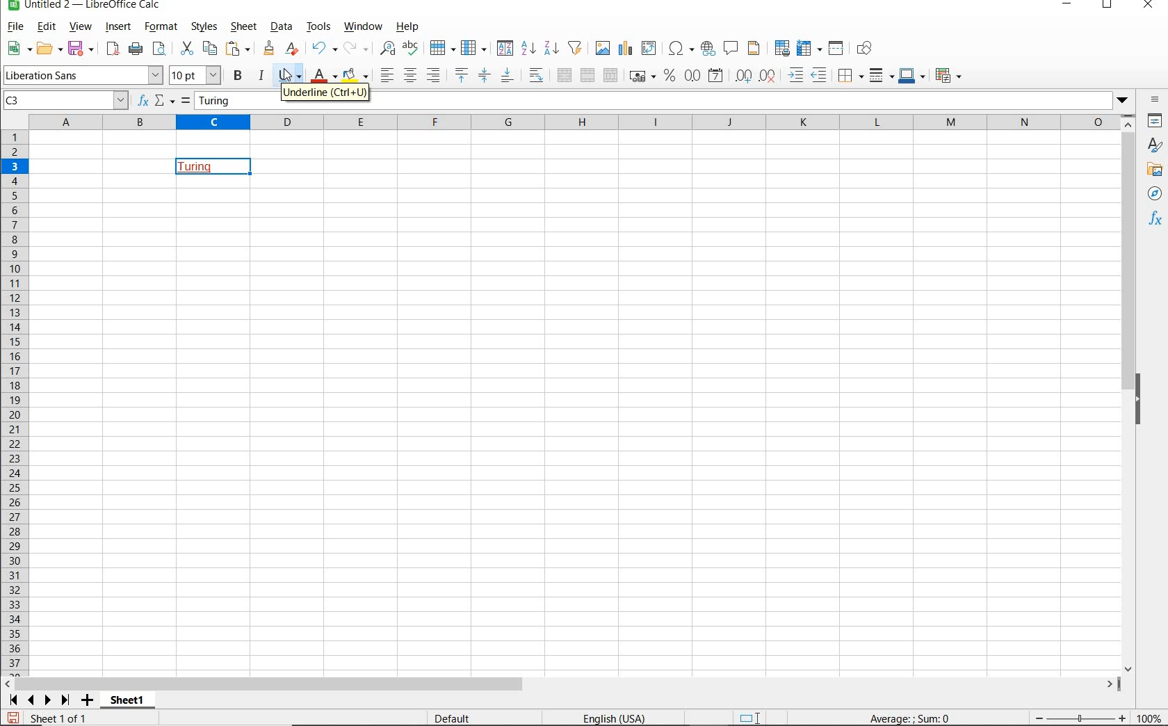 This screenshot has width=1168, height=726. I want to click on BORDERS, so click(850, 76).